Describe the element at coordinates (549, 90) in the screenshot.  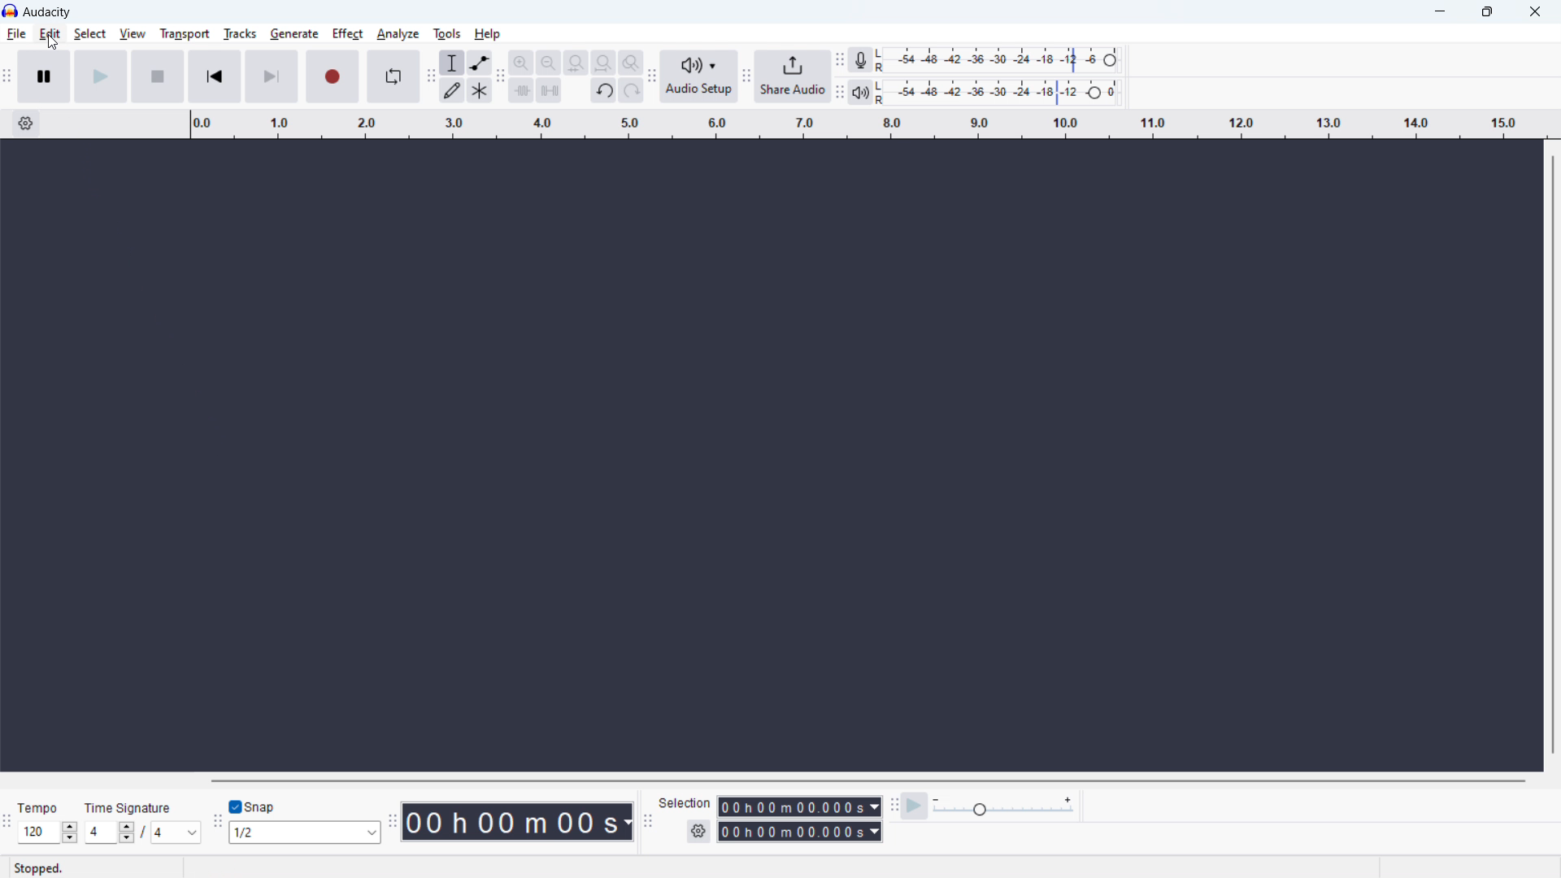
I see `silence audio selection` at that location.